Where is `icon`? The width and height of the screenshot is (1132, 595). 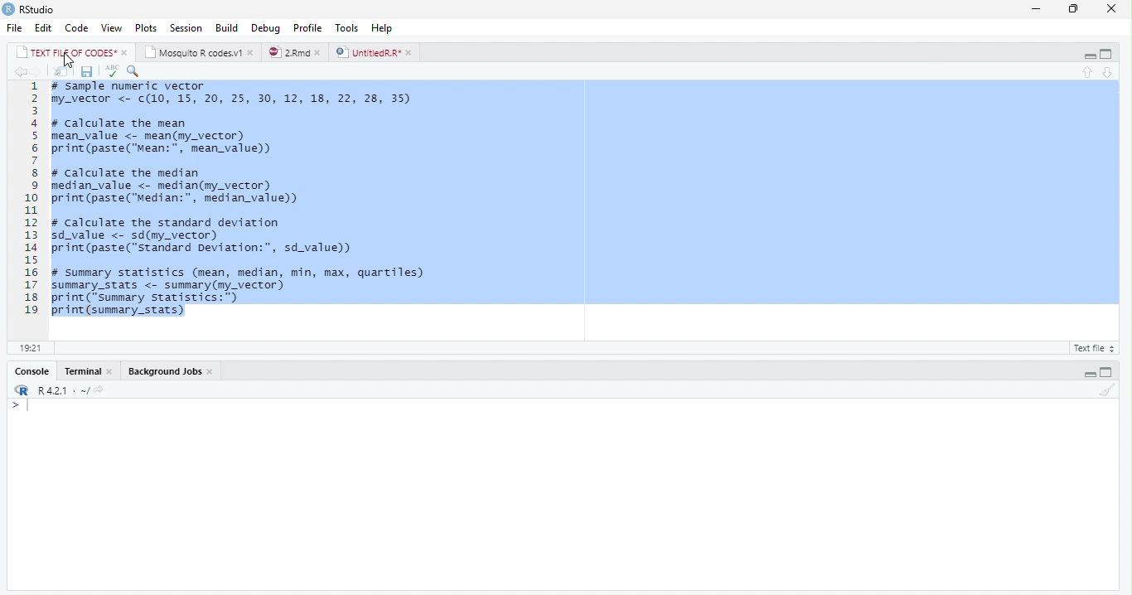
icon is located at coordinates (20, 391).